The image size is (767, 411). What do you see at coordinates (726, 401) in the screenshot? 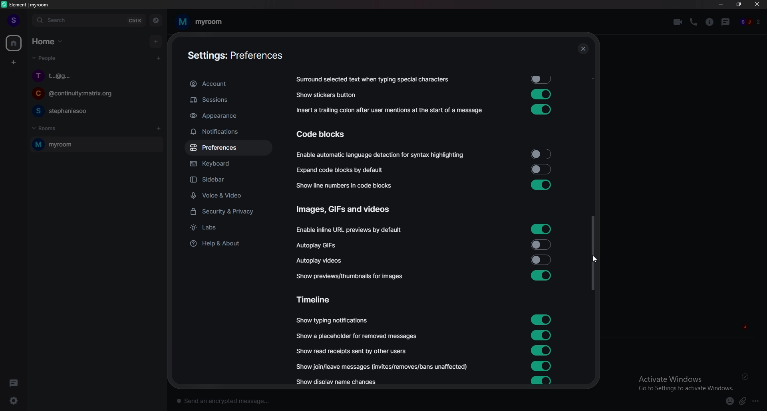
I see `emoji` at bounding box center [726, 401].